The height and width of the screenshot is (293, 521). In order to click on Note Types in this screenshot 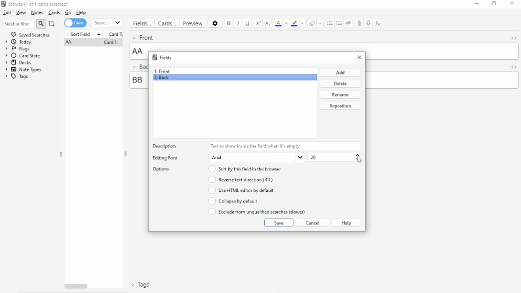, I will do `click(24, 70)`.